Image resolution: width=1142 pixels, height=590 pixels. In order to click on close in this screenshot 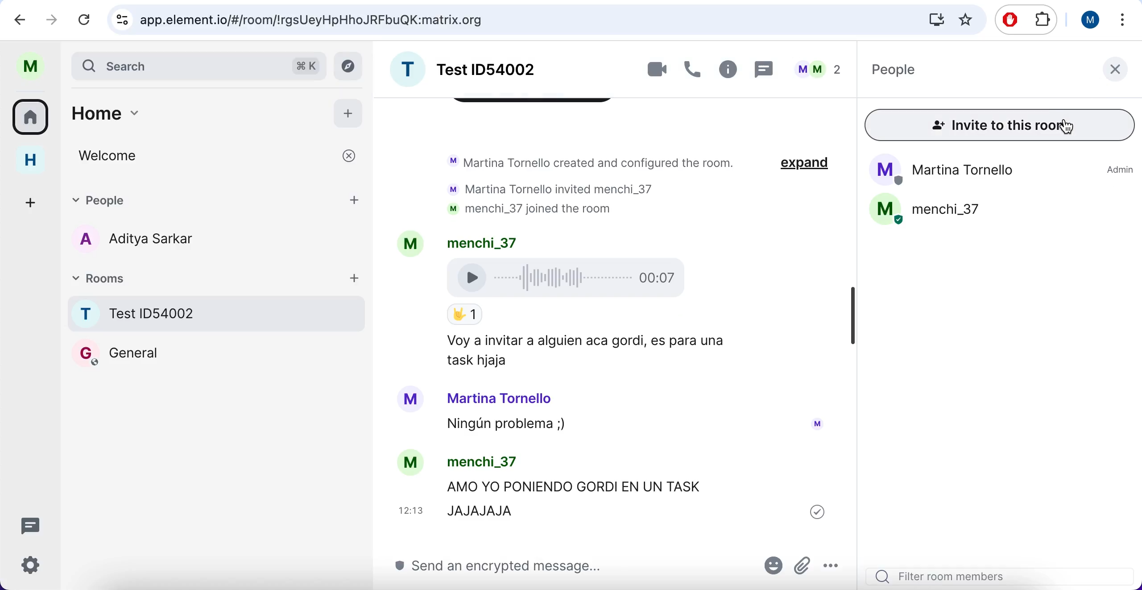, I will do `click(1116, 74)`.